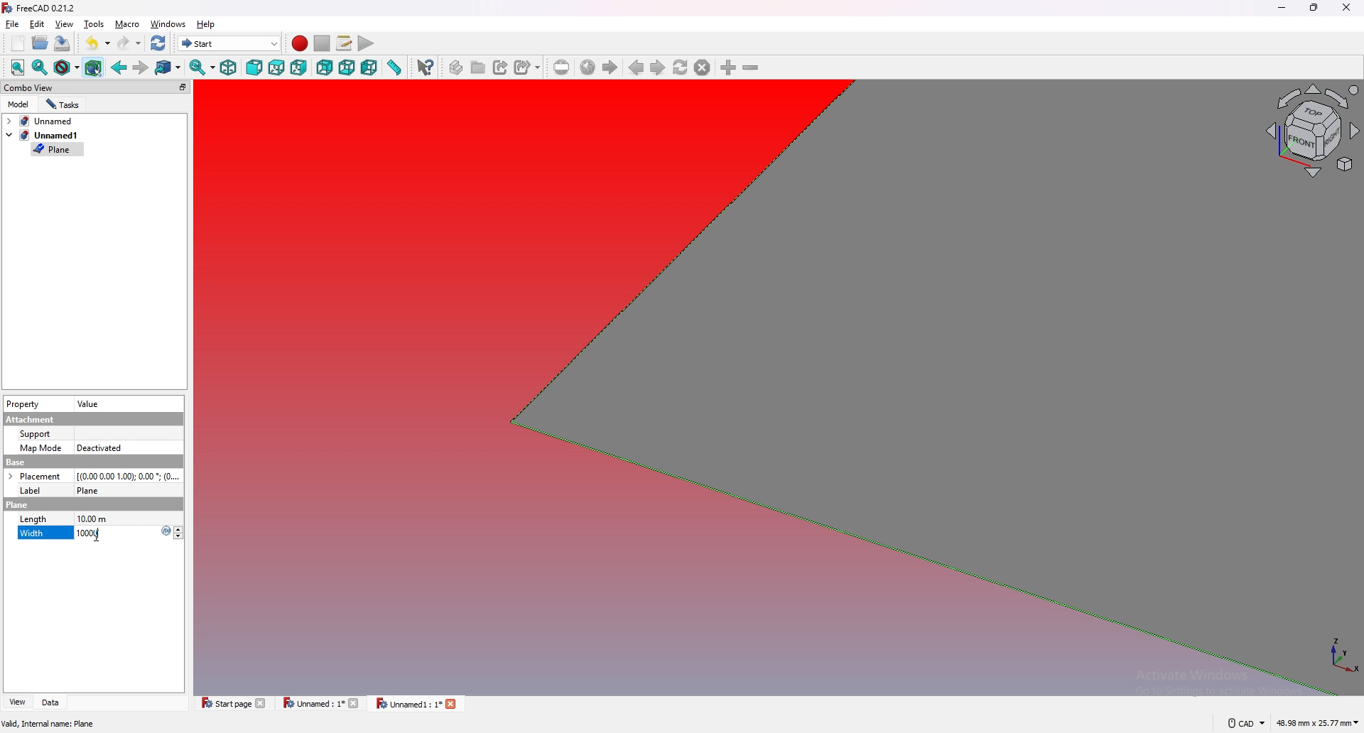 The height and width of the screenshot is (733, 1364). Describe the element at coordinates (159, 44) in the screenshot. I see `refresh` at that location.